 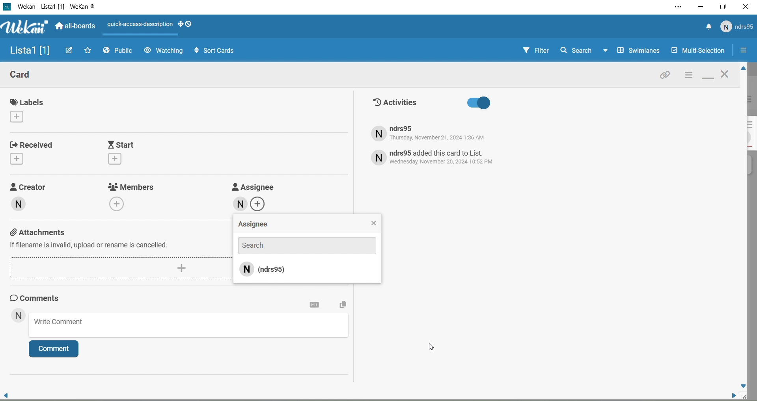 What do you see at coordinates (430, 346) in the screenshot?
I see `Cursor` at bounding box center [430, 346].